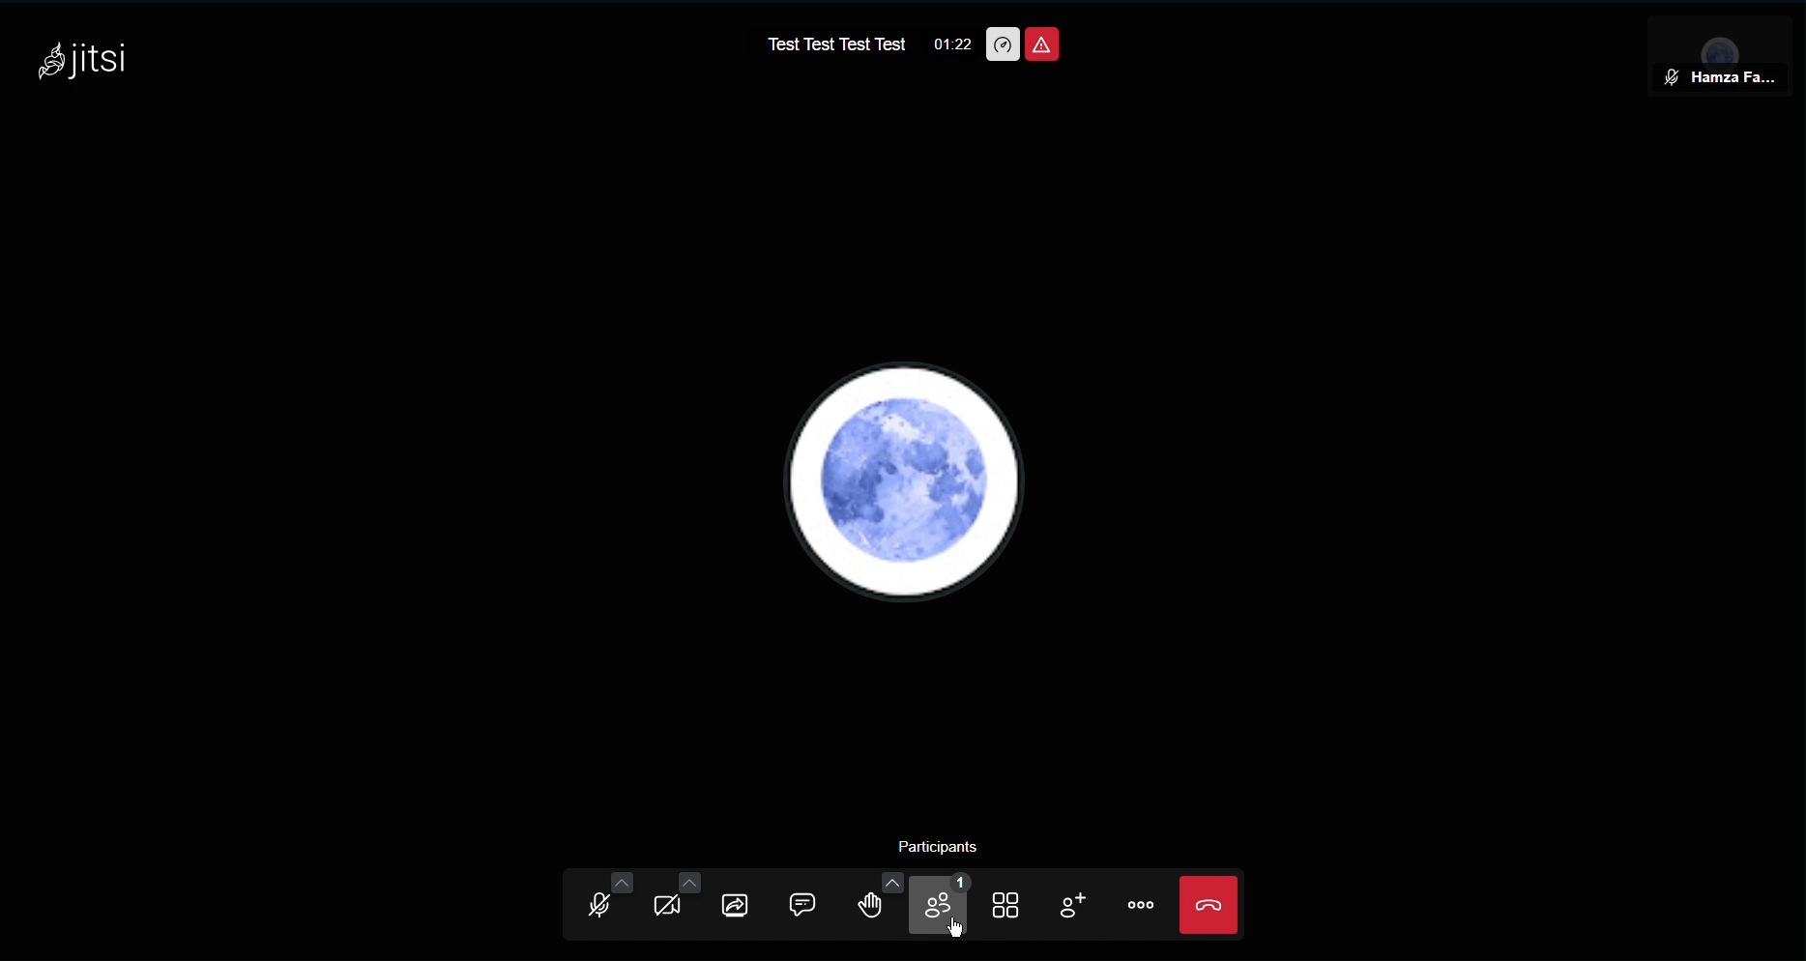  I want to click on Share screen, so click(739, 904).